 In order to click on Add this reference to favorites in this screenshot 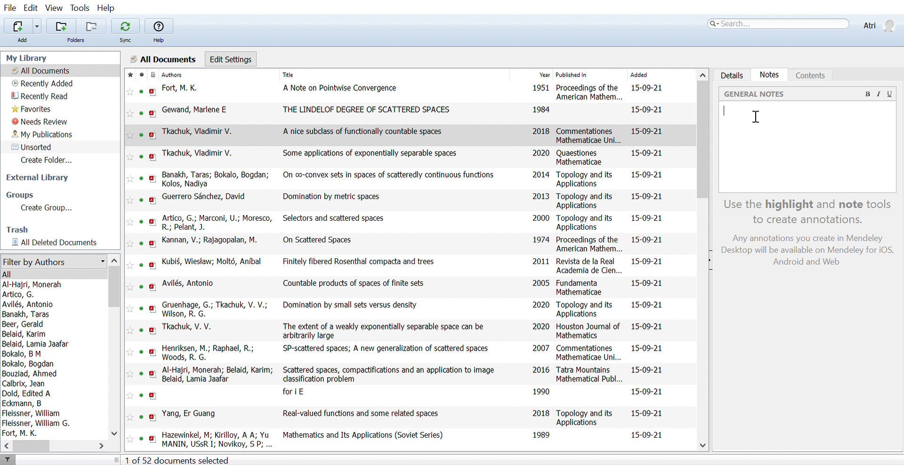, I will do `click(131, 265)`.